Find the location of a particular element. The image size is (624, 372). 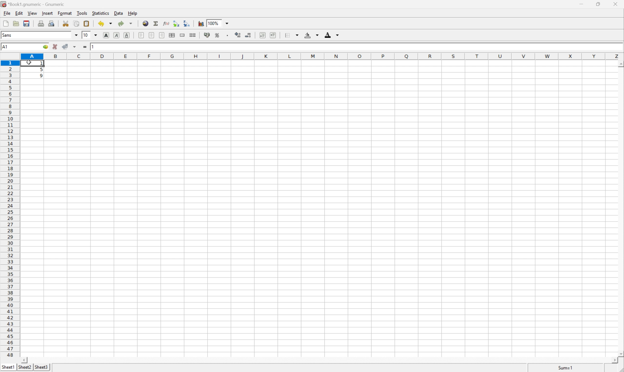

scroll up is located at coordinates (620, 64).